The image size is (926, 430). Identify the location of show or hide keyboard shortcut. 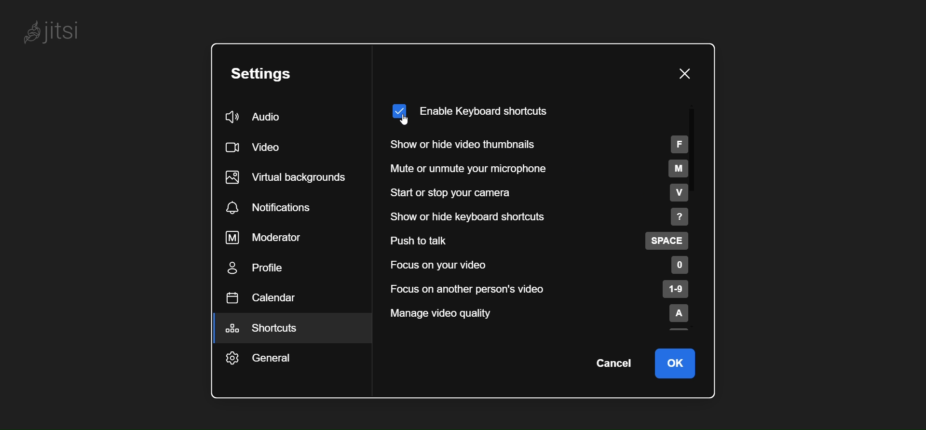
(540, 216).